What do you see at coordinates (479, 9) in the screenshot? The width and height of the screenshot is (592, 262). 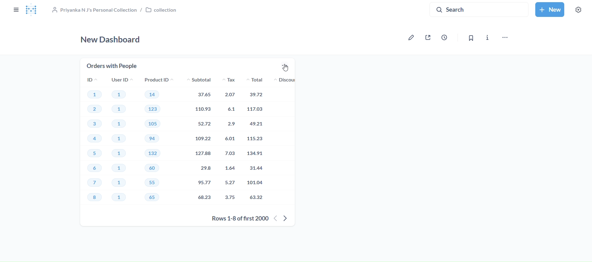 I see `search` at bounding box center [479, 9].